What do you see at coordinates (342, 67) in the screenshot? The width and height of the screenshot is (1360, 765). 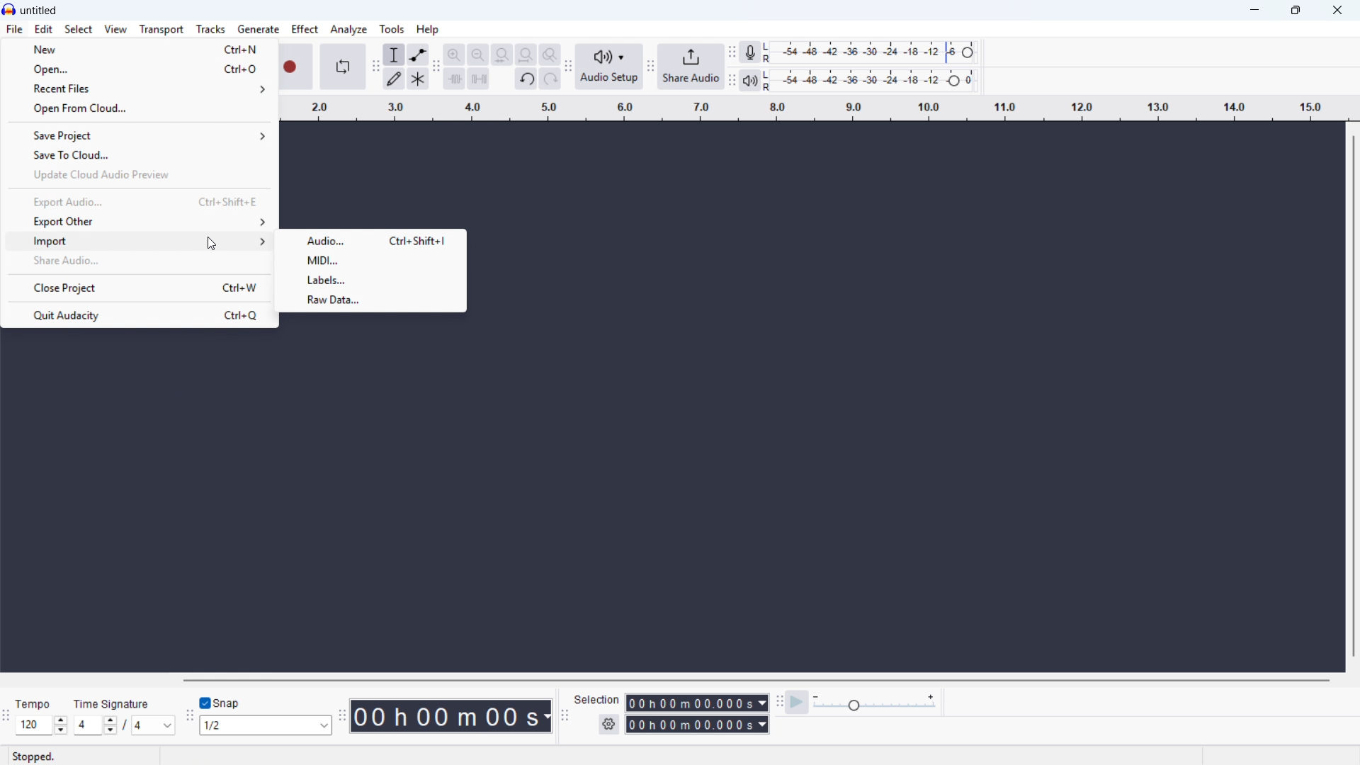 I see `Enable looping ` at bounding box center [342, 67].